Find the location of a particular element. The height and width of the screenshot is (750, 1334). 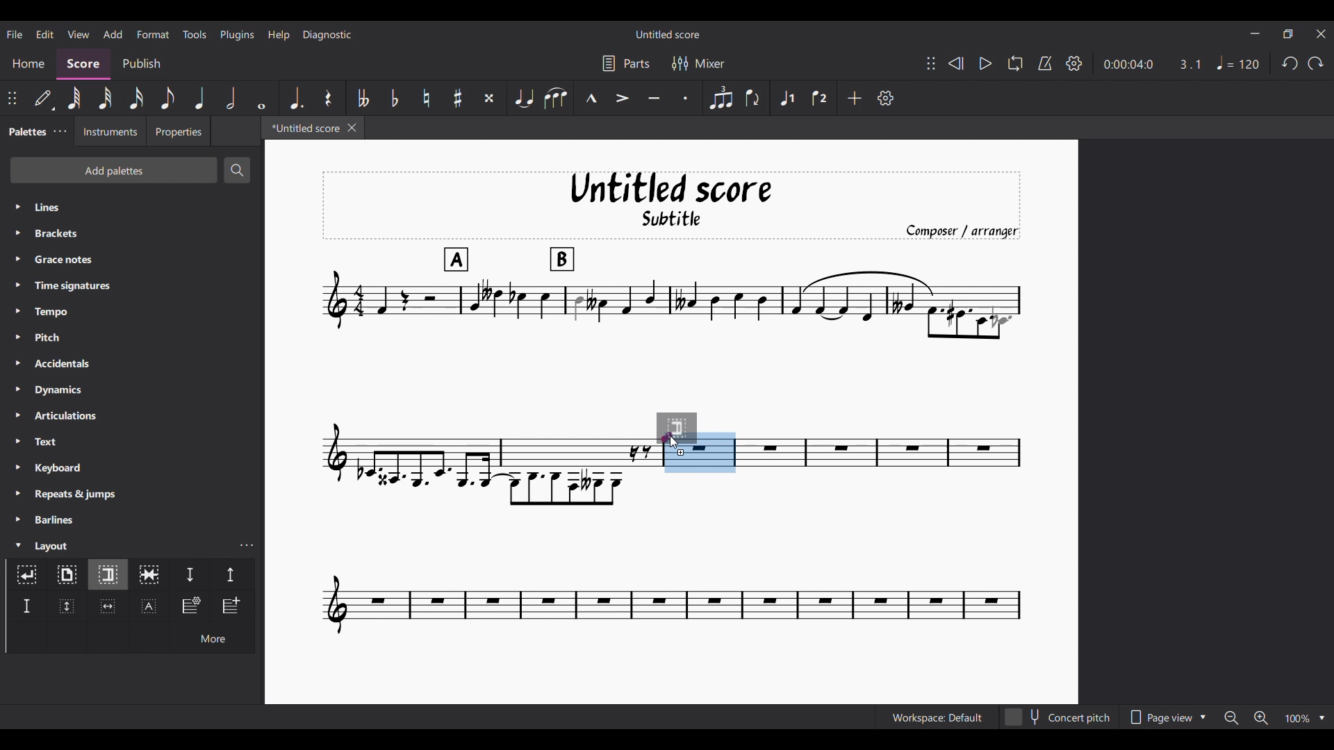

Page break is located at coordinates (66, 575).